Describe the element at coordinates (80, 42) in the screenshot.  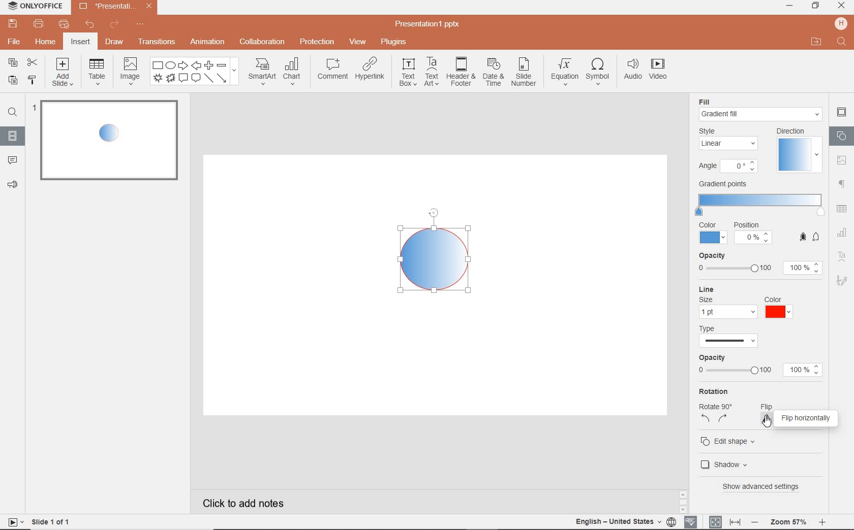
I see `insert` at that location.